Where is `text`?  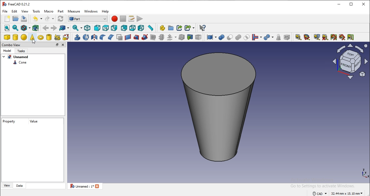
text is located at coordinates (18, 5).